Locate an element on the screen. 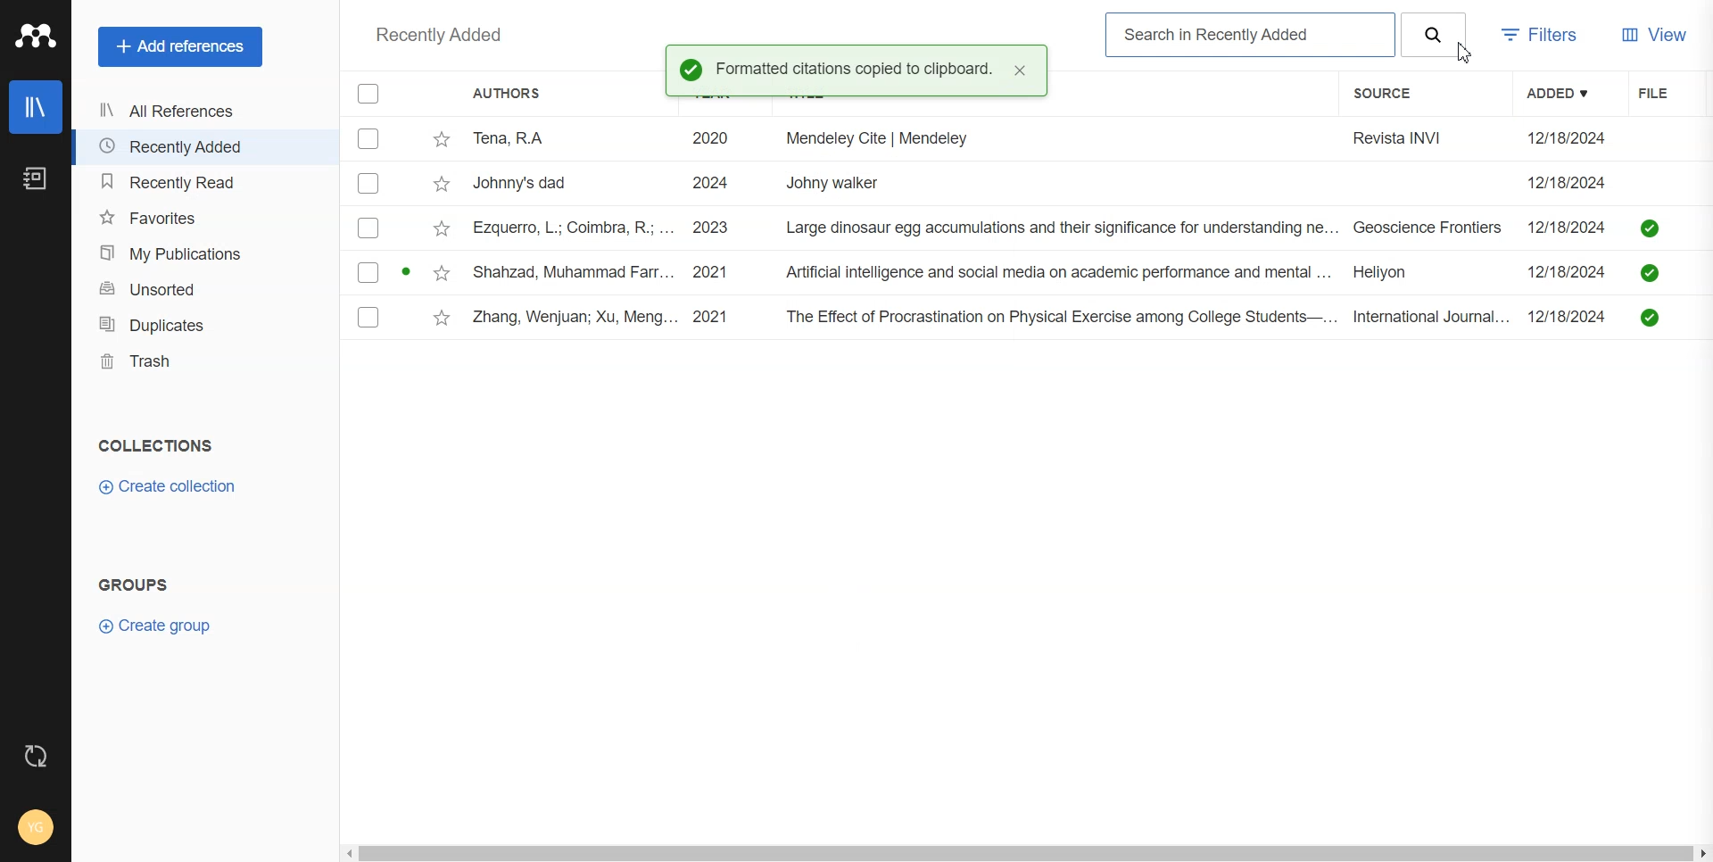 This screenshot has width=1713, height=862. Star is located at coordinates (443, 183).